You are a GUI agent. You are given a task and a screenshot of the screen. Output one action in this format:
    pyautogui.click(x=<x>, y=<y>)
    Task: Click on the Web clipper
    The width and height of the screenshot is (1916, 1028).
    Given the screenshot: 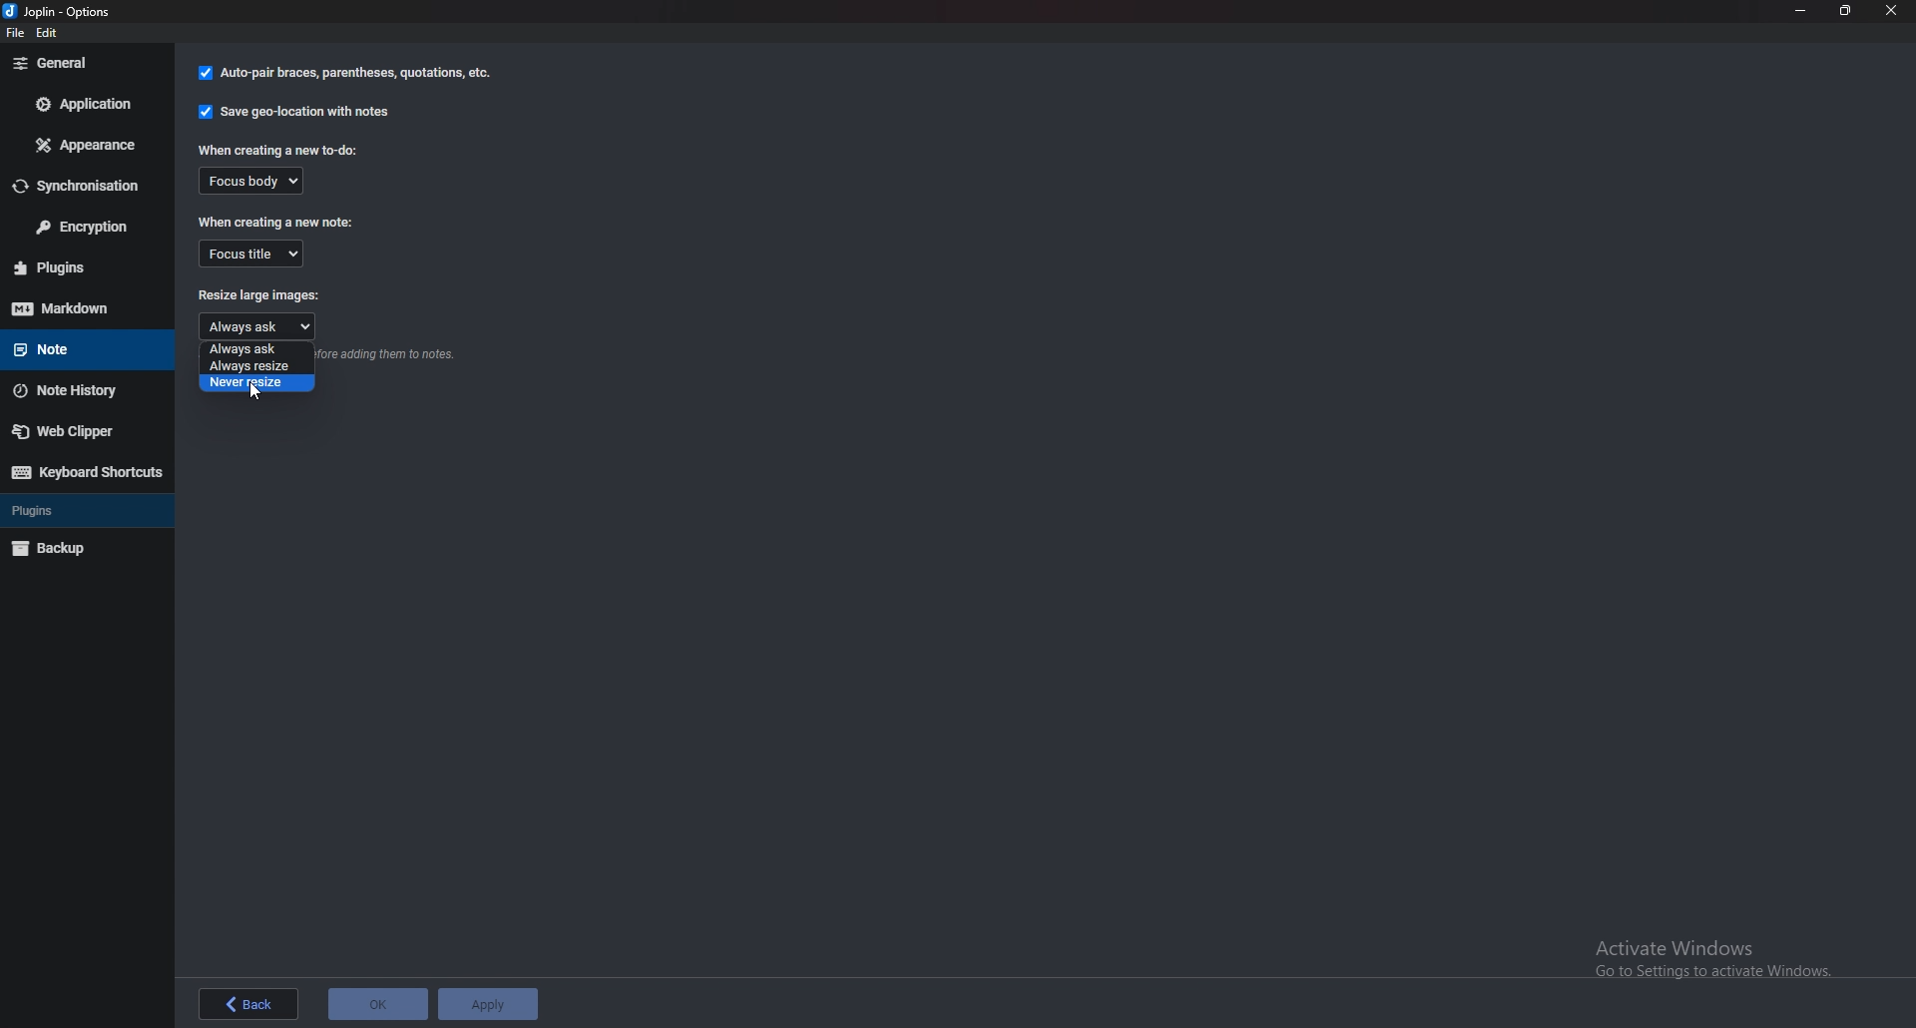 What is the action you would take?
    pyautogui.click(x=81, y=430)
    